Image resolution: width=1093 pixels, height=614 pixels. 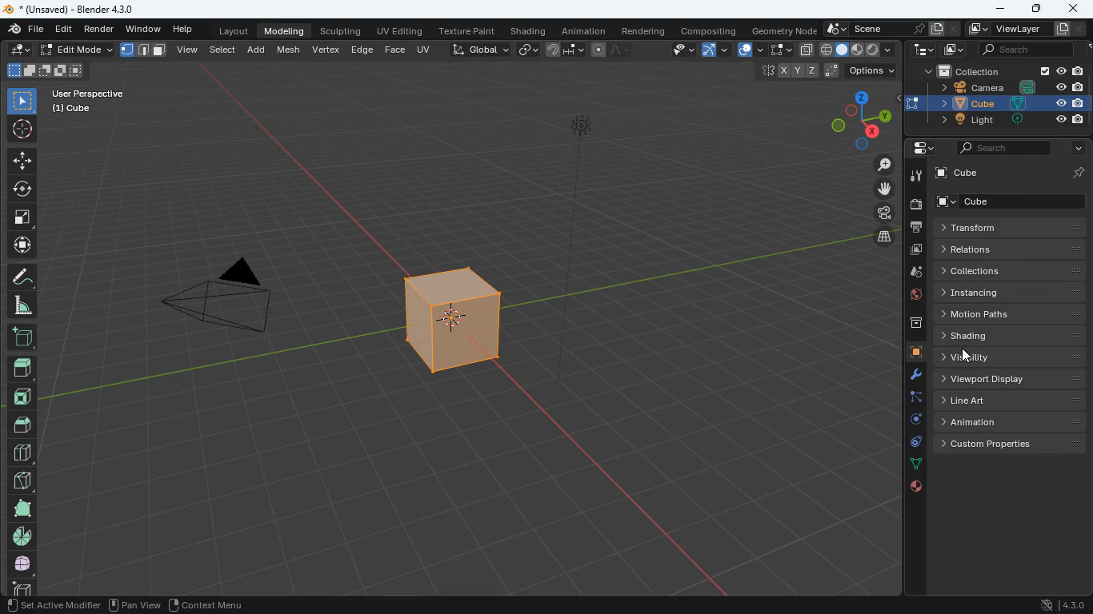 What do you see at coordinates (909, 295) in the screenshot?
I see `globe` at bounding box center [909, 295].